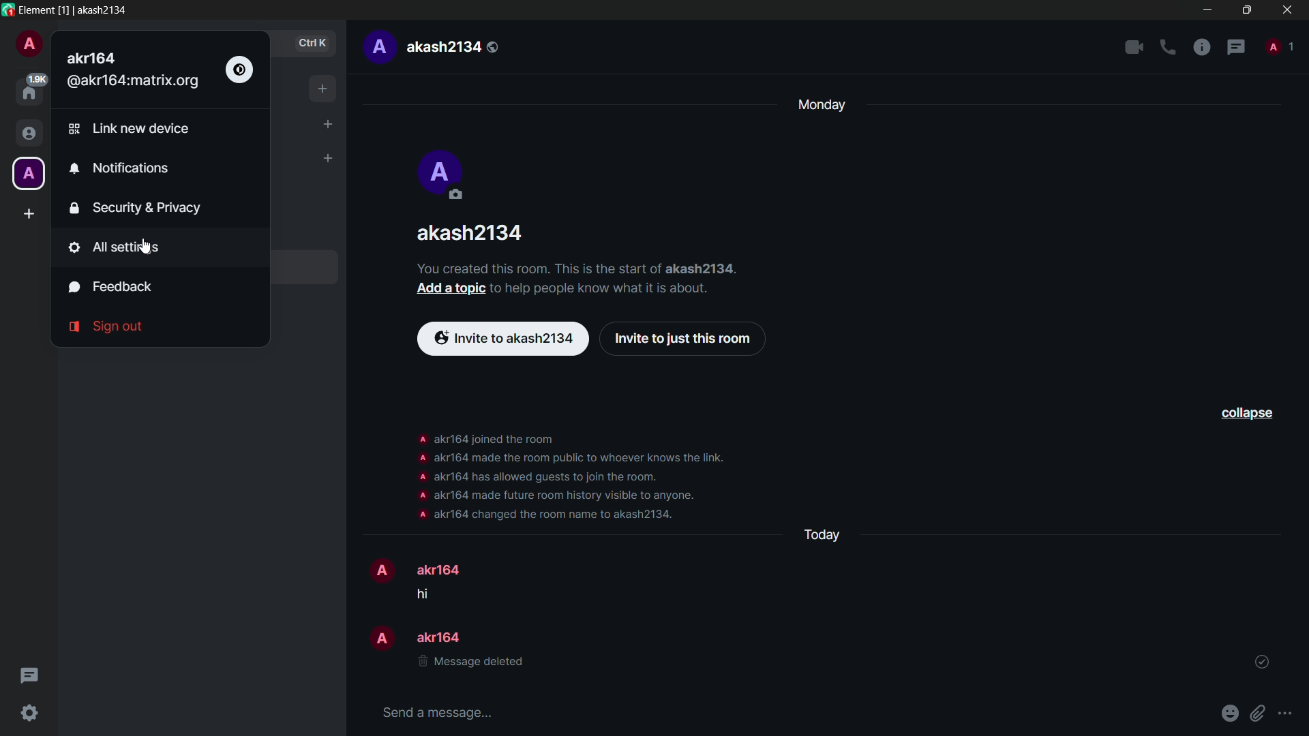  I want to click on @akr164:matrix.org, so click(134, 82).